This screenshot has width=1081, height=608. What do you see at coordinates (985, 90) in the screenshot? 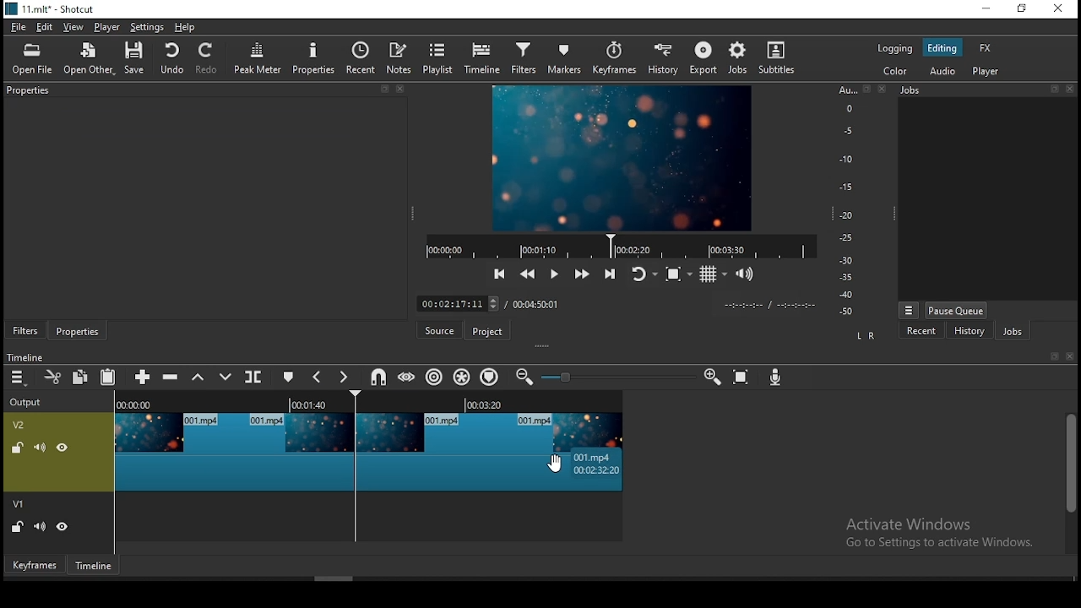
I see `JOBS` at bounding box center [985, 90].